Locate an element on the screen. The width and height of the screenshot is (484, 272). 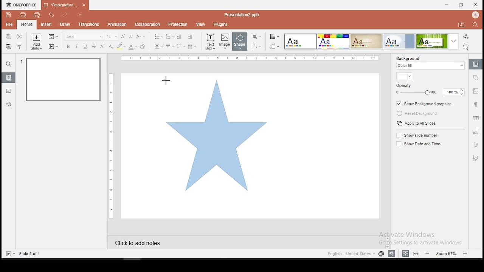
underline is located at coordinates (85, 47).